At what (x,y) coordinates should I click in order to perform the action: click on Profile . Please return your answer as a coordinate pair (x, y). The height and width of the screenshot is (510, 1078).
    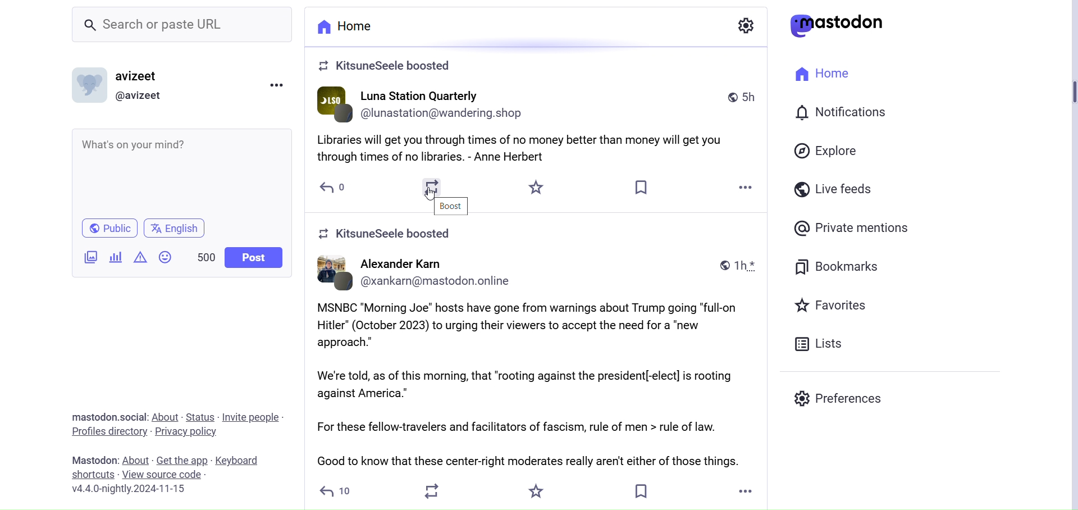
    Looking at the image, I should click on (142, 95).